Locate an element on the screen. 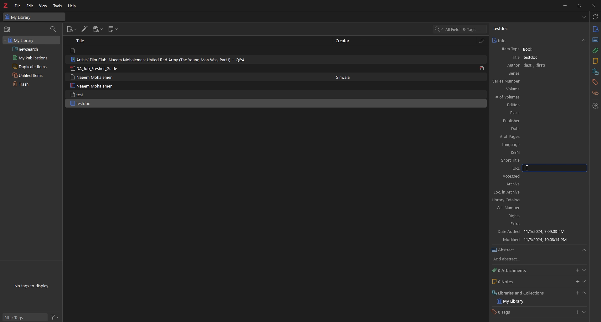  tools is located at coordinates (58, 6).